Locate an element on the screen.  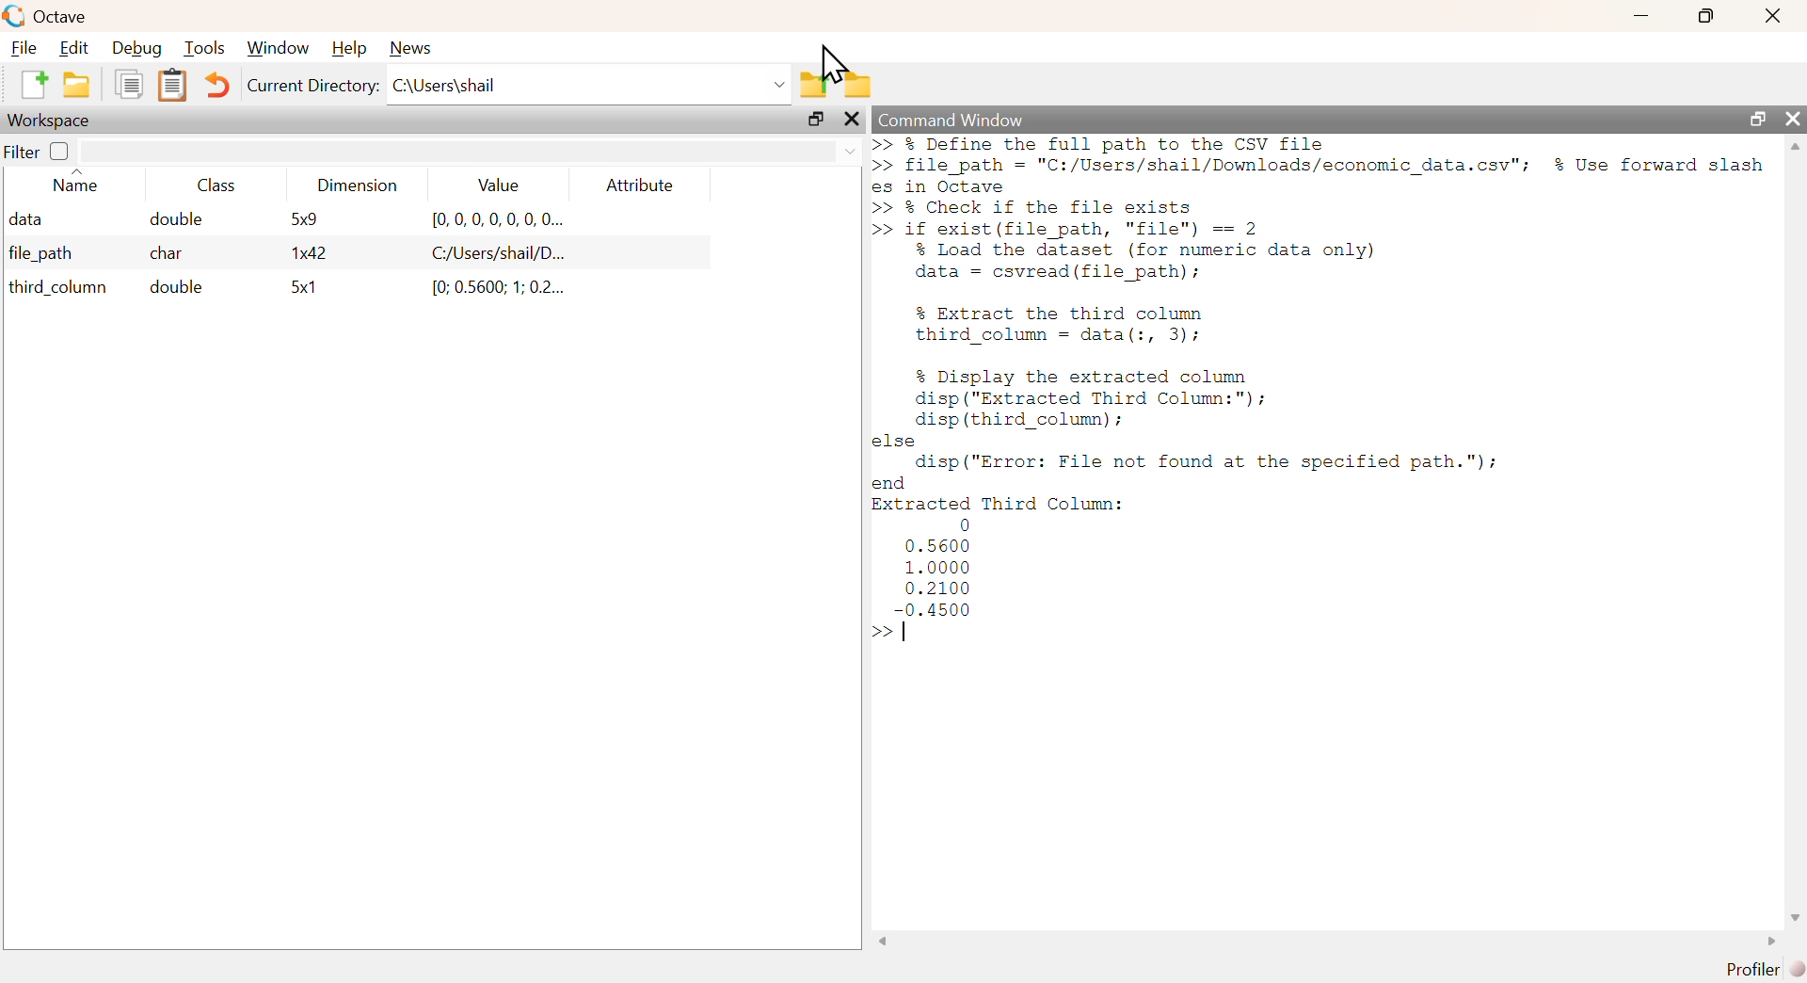
Class is located at coordinates (224, 183).